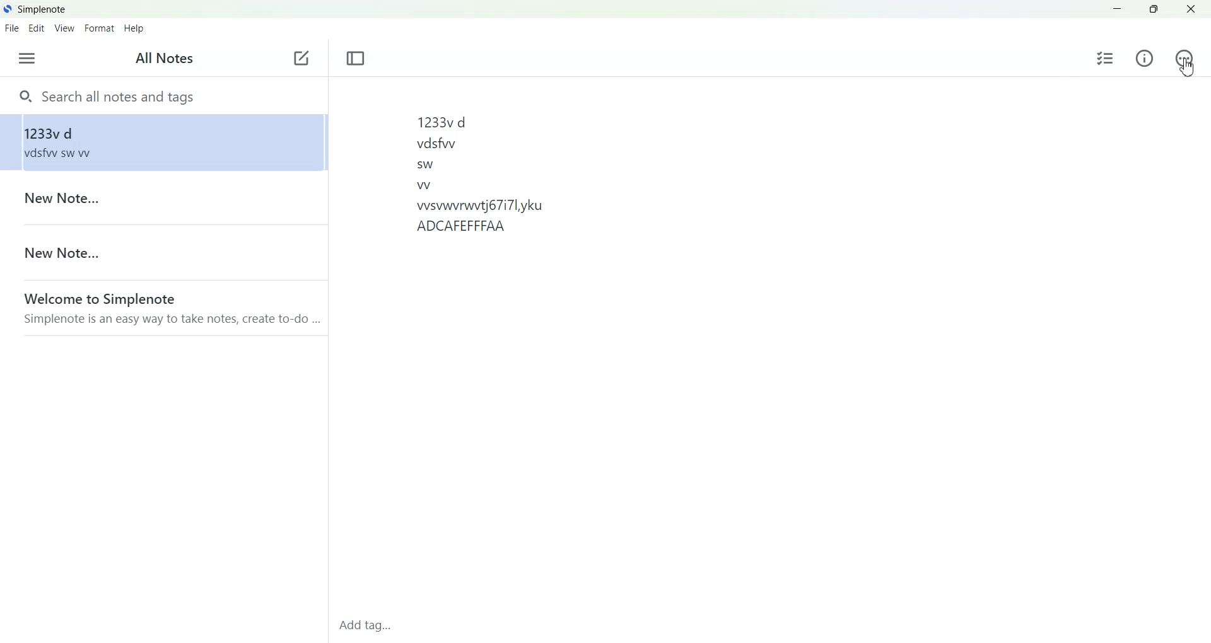  Describe the element at coordinates (1190, 9) in the screenshot. I see `Close` at that location.